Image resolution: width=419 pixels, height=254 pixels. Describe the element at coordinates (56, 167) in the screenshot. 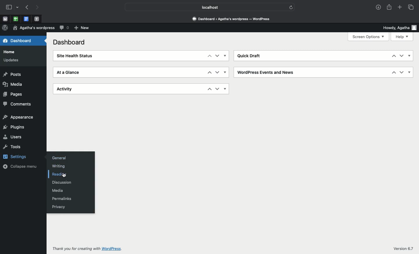

I see `Writing` at that location.